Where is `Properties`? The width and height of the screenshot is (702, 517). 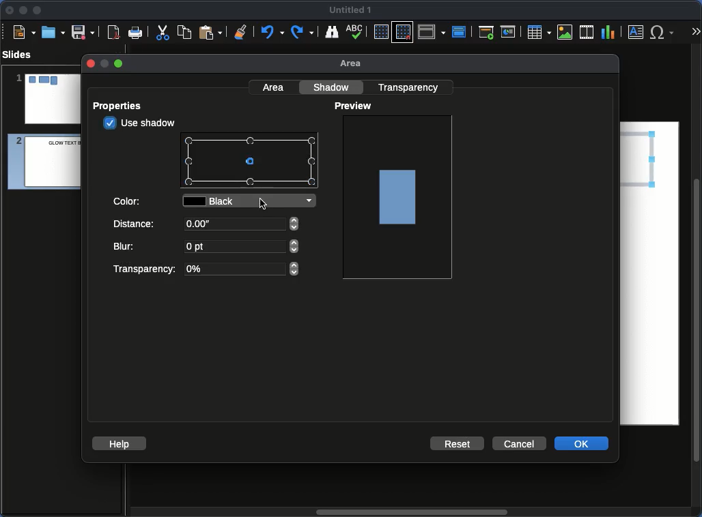 Properties is located at coordinates (122, 106).